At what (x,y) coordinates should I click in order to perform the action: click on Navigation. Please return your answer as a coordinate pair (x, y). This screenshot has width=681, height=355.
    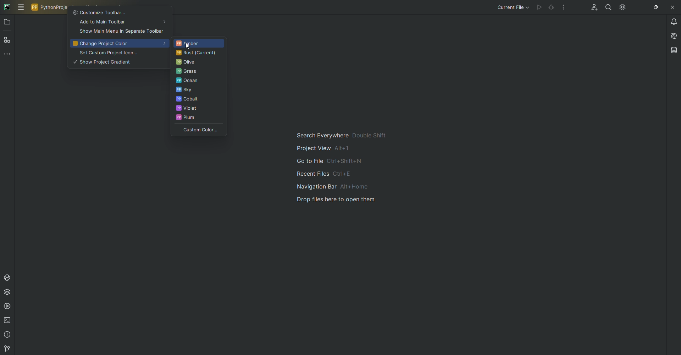
    Looking at the image, I should click on (346, 168).